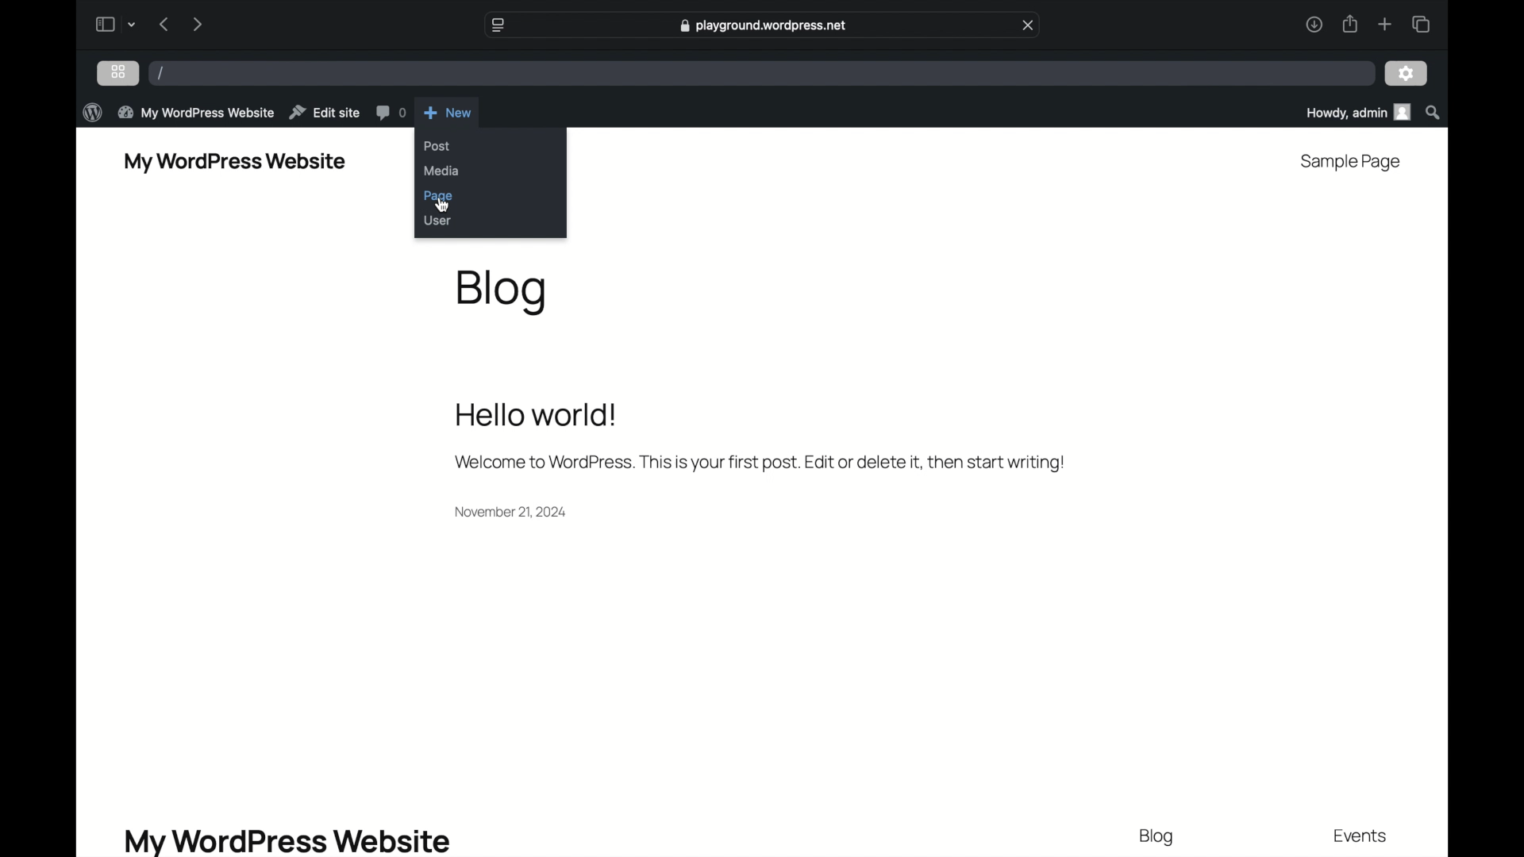 The image size is (1524, 857). What do you see at coordinates (438, 196) in the screenshot?
I see `page` at bounding box center [438, 196].